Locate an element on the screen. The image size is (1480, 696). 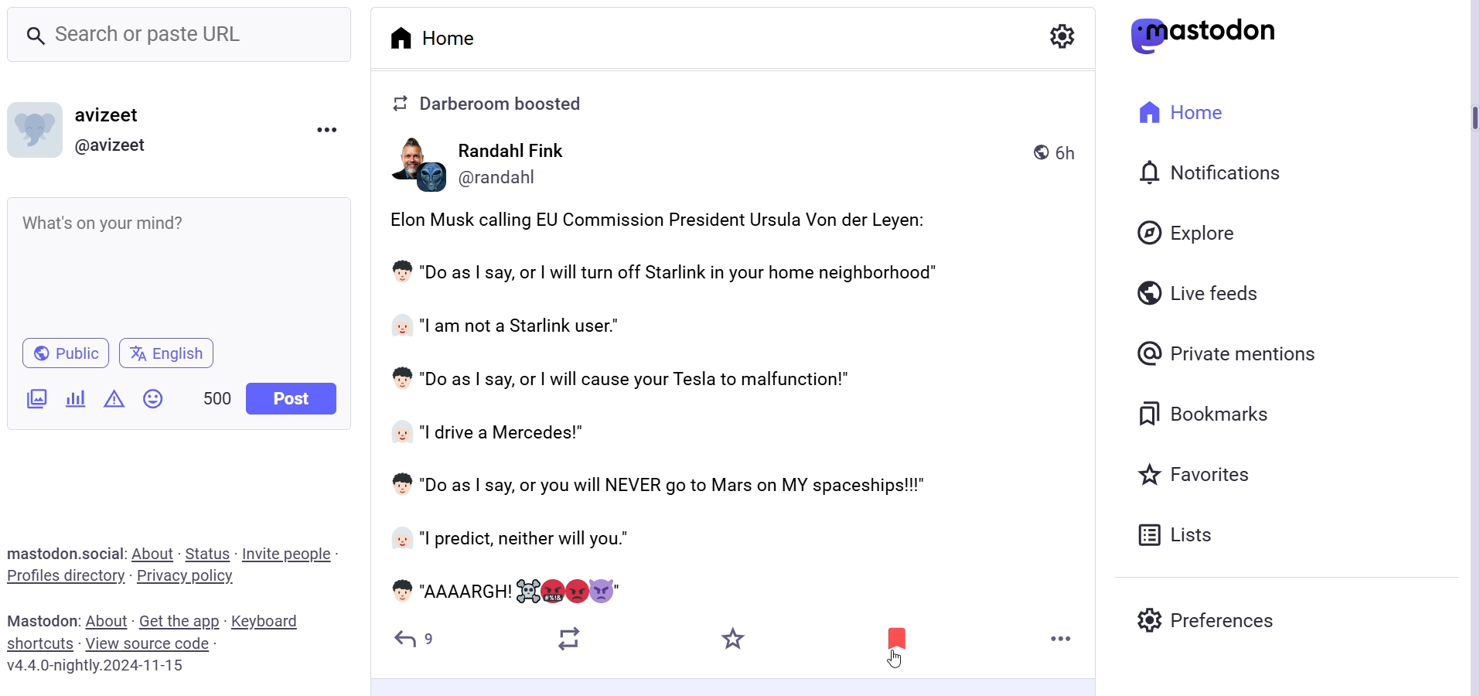
Setting is located at coordinates (1056, 37).